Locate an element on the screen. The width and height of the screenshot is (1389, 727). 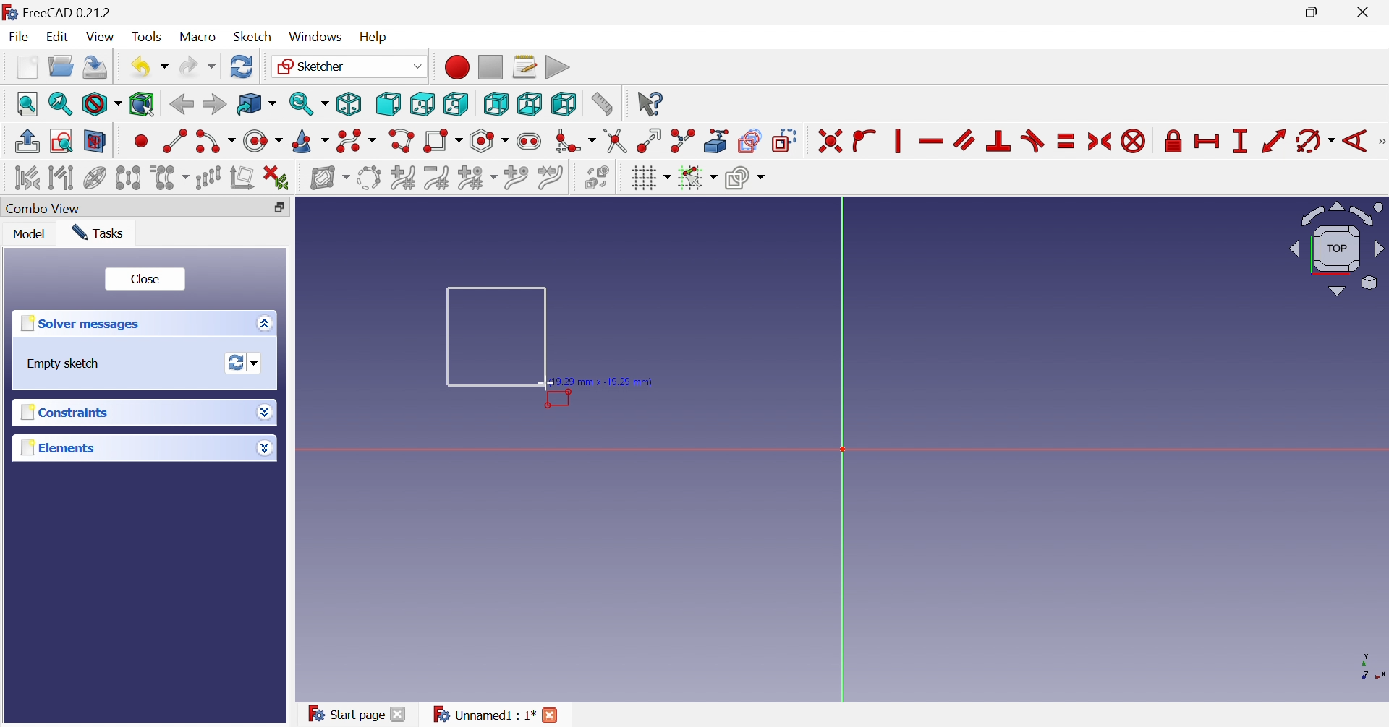
Create B-spline is located at coordinates (357, 142).